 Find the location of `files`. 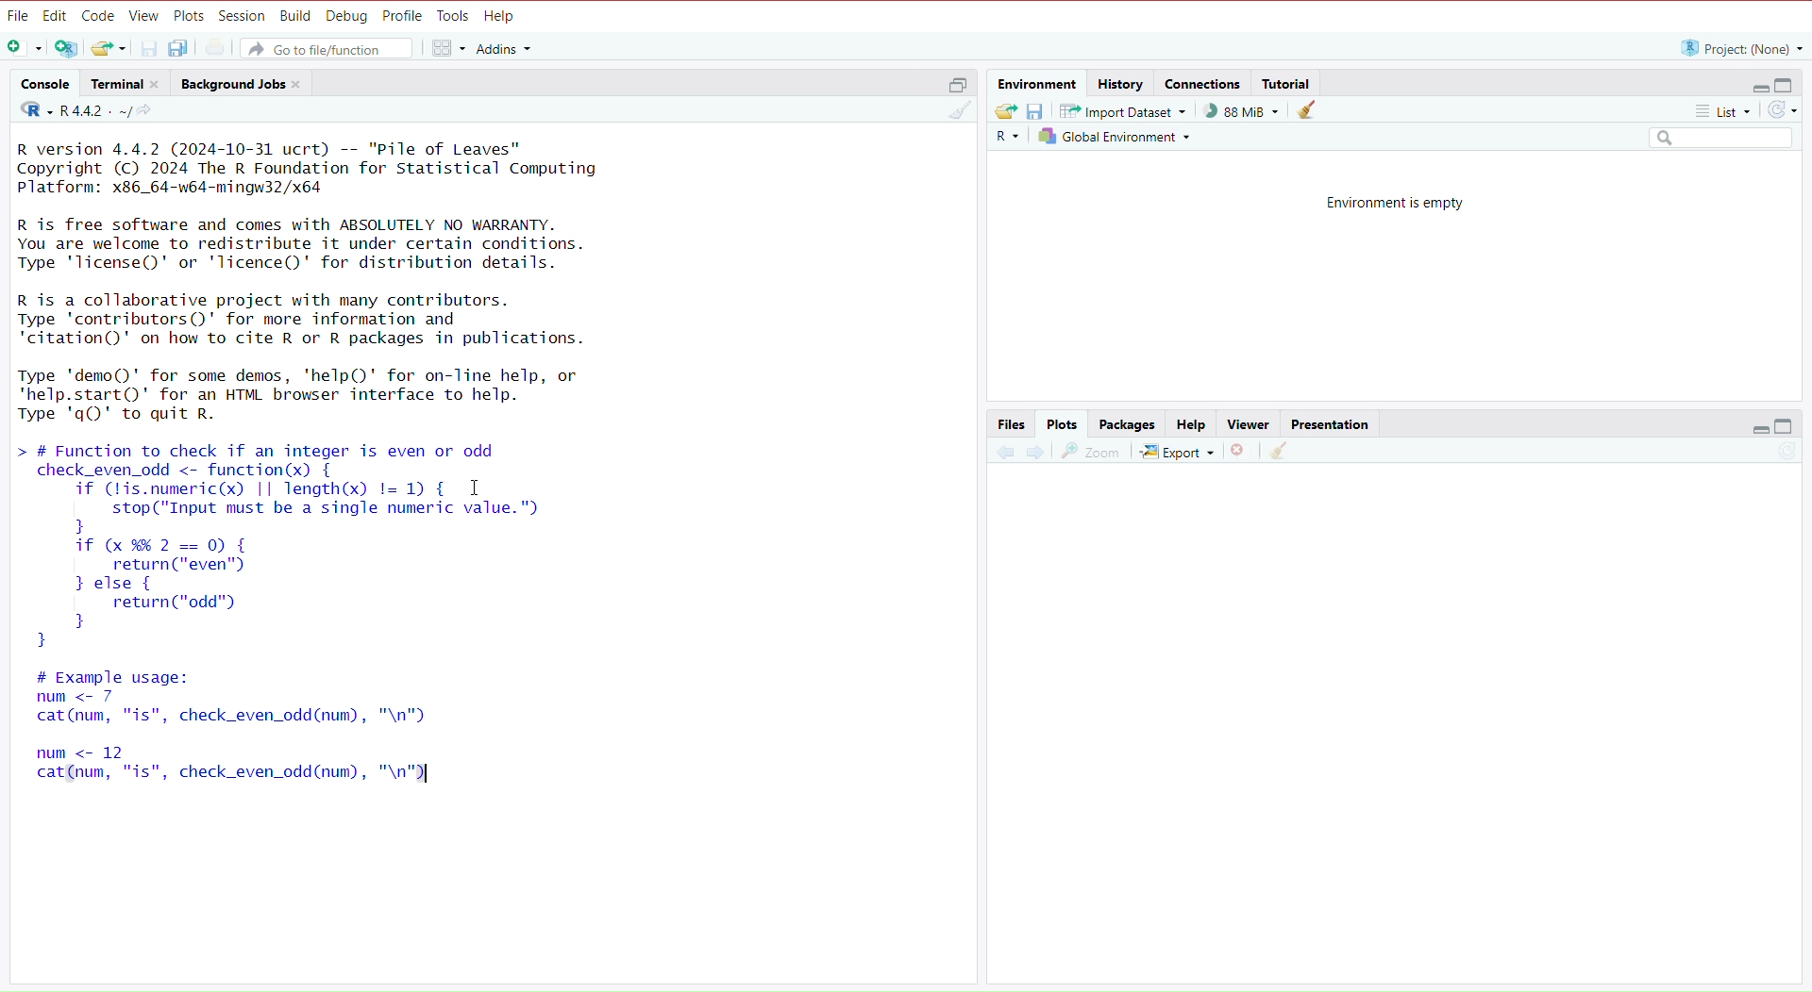

files is located at coordinates (1012, 424).